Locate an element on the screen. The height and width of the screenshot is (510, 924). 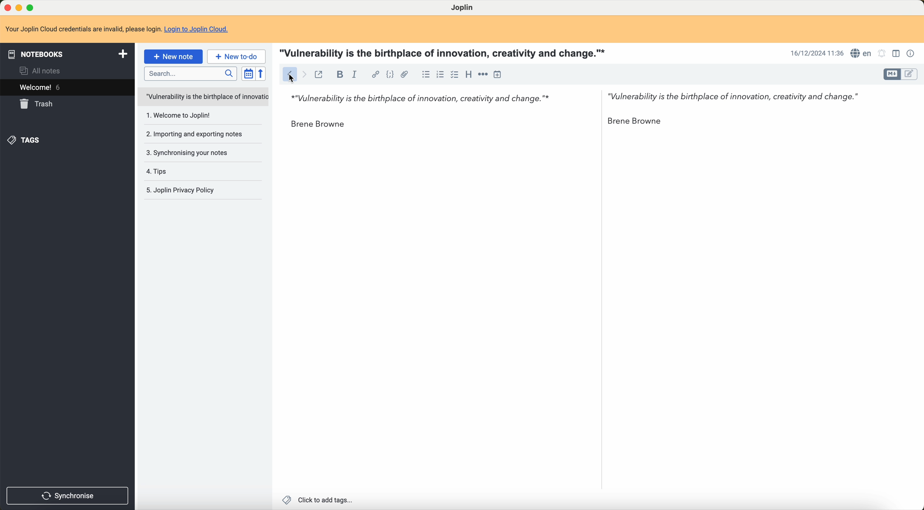
bulleted list is located at coordinates (424, 75).